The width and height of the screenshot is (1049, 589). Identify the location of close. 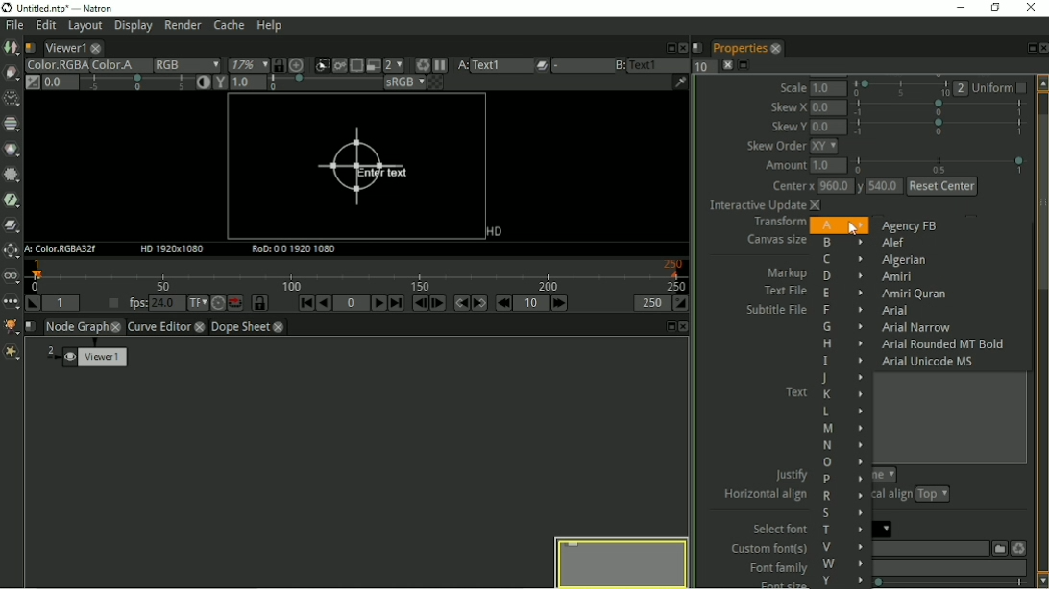
(775, 48).